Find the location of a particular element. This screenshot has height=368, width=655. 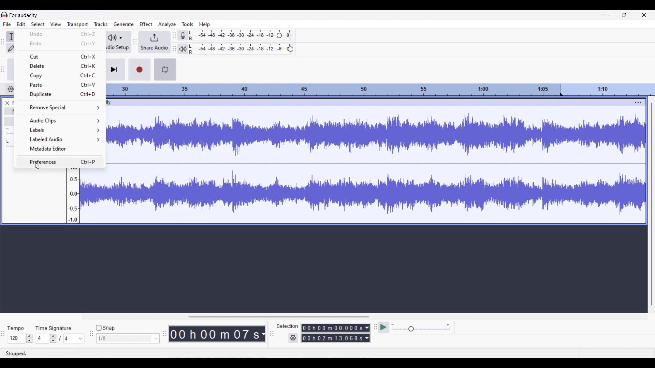

Time signature settings is located at coordinates (60, 338).